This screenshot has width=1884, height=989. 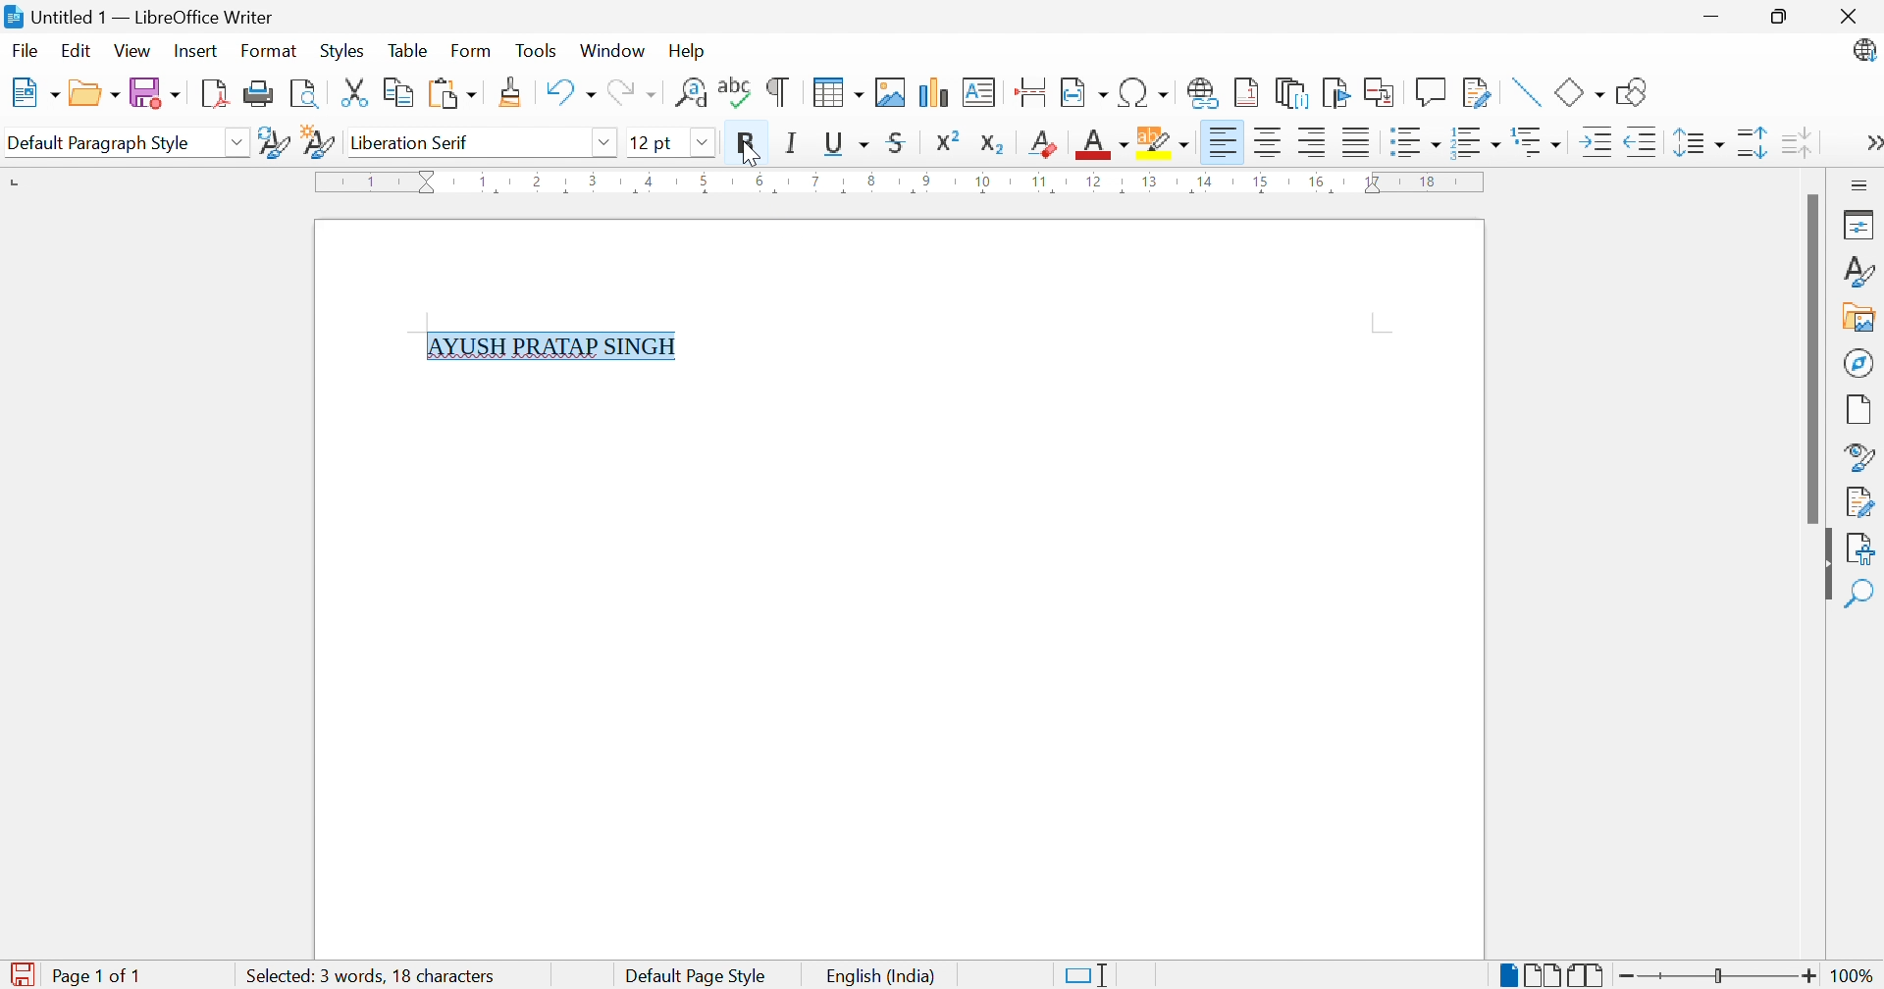 What do you see at coordinates (555, 347) in the screenshot?
I see `AYUSH PRATAP SINGH` at bounding box center [555, 347].